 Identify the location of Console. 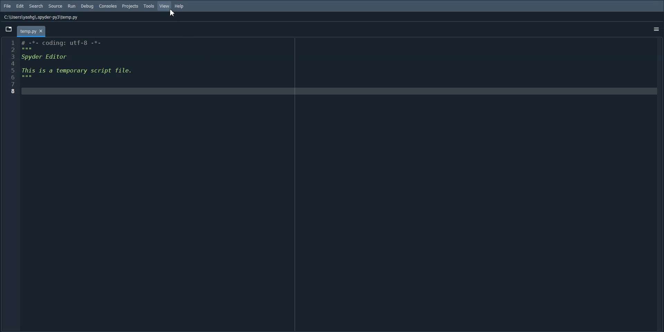
(108, 6).